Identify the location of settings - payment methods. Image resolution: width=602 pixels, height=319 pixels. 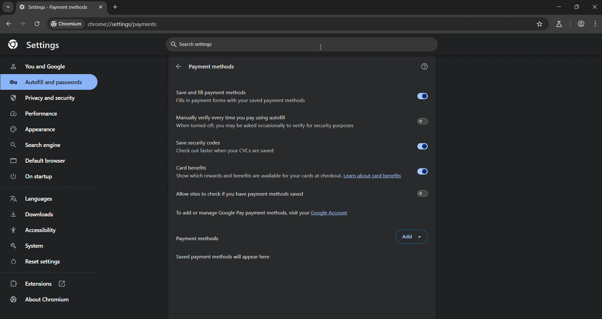
(55, 8).